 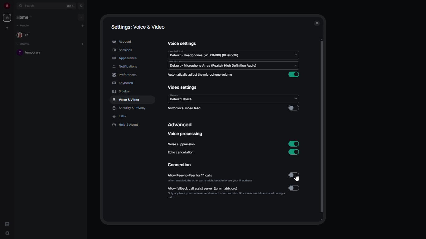 I want to click on security & privacy, so click(x=129, y=108).